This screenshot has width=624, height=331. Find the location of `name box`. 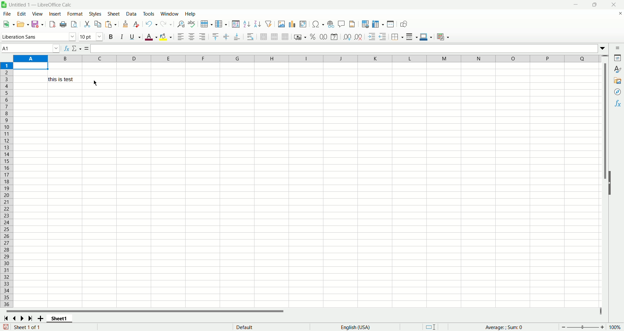

name box is located at coordinates (31, 48).